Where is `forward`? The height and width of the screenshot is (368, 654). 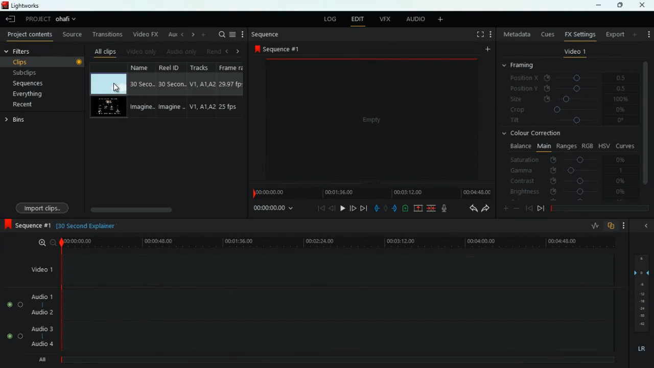
forward is located at coordinates (541, 210).